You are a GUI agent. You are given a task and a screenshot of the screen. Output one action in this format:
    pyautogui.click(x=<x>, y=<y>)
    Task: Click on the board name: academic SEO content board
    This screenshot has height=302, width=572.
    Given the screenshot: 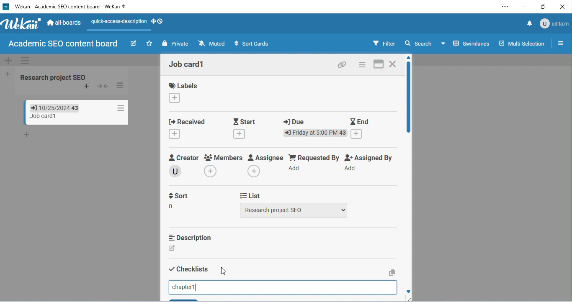 What is the action you would take?
    pyautogui.click(x=63, y=44)
    